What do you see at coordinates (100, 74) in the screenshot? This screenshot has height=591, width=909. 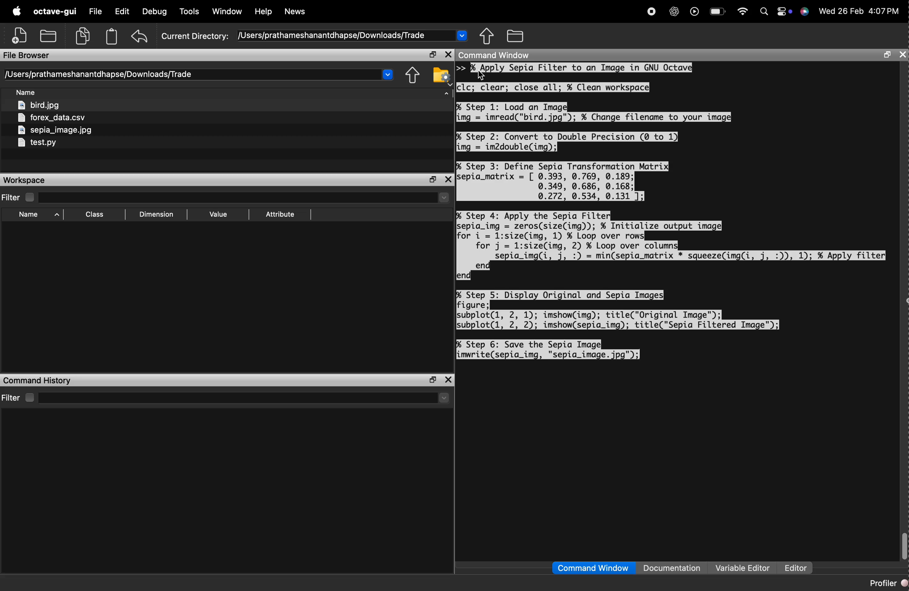 I see `/Users/prathameshanantdhapse/Downloads/Trade` at bounding box center [100, 74].